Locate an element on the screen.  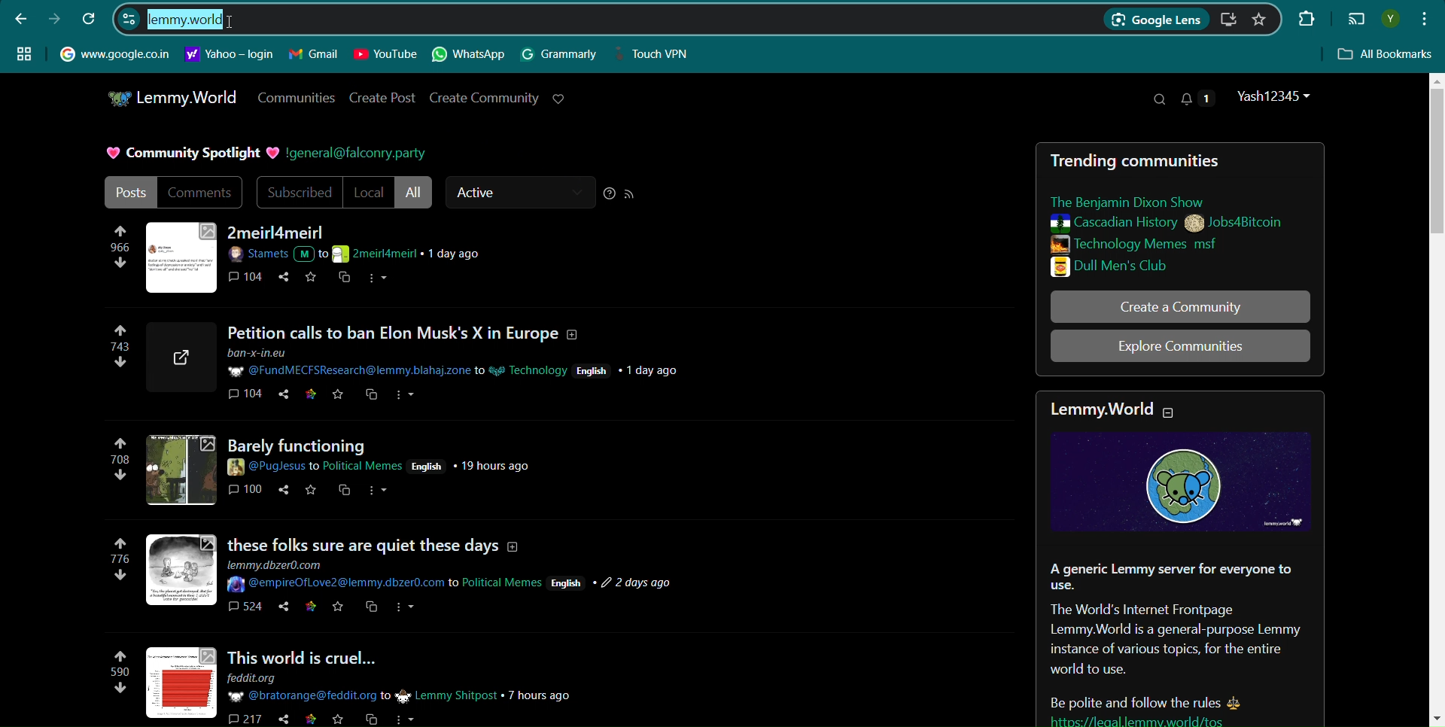
star is located at coordinates (309, 609).